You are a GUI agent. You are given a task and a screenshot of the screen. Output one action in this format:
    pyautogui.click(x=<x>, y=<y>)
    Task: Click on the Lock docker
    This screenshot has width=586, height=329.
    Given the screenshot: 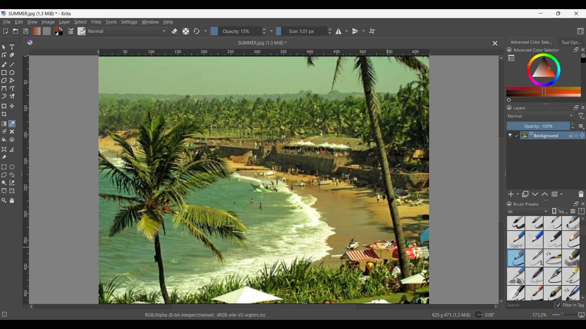 What is the action you would take?
    pyautogui.click(x=509, y=50)
    